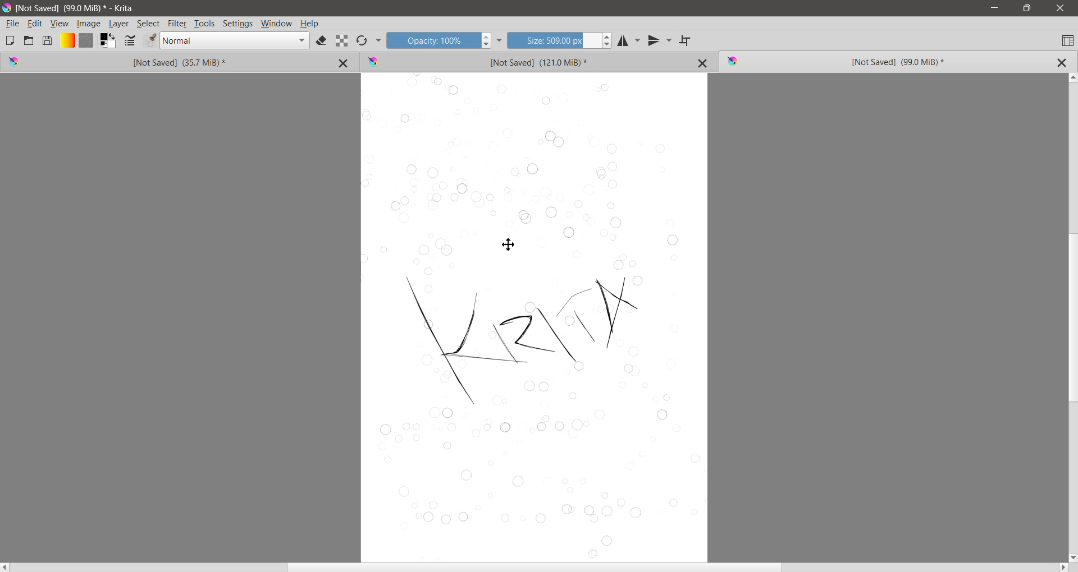 The height and width of the screenshot is (572, 1078). What do you see at coordinates (1071, 317) in the screenshot?
I see `Vertical Scroll Bar` at bounding box center [1071, 317].